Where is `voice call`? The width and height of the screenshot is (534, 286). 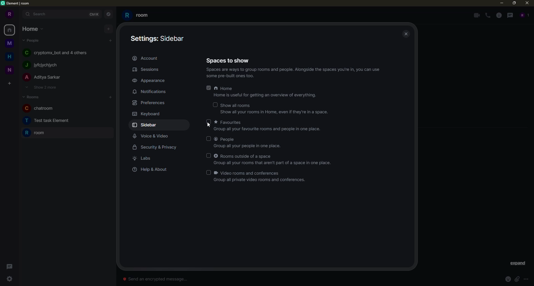
voice call is located at coordinates (487, 15).